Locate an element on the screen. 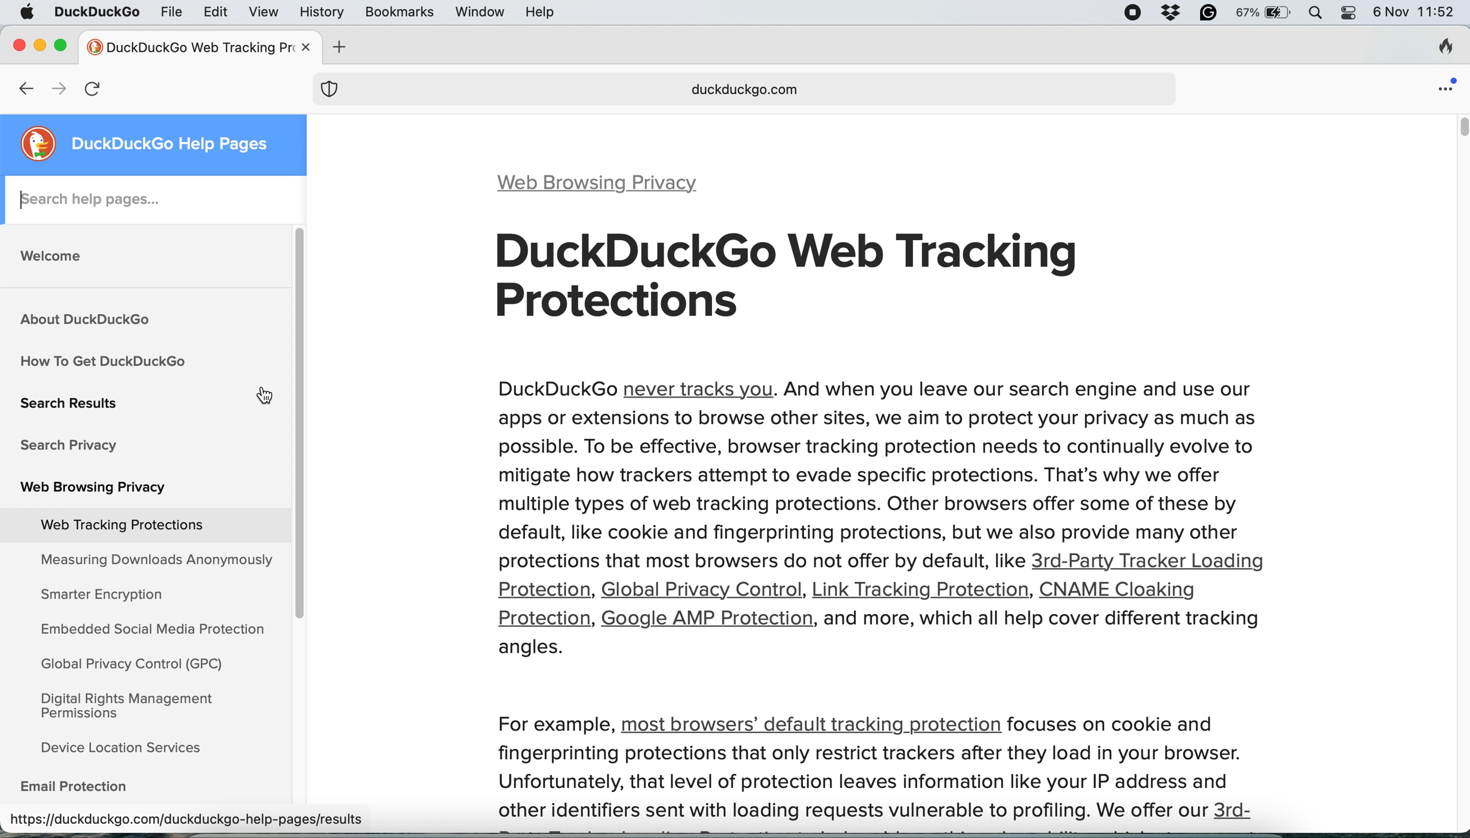 This screenshot has width=1470, height=838. bookmarks is located at coordinates (397, 12).